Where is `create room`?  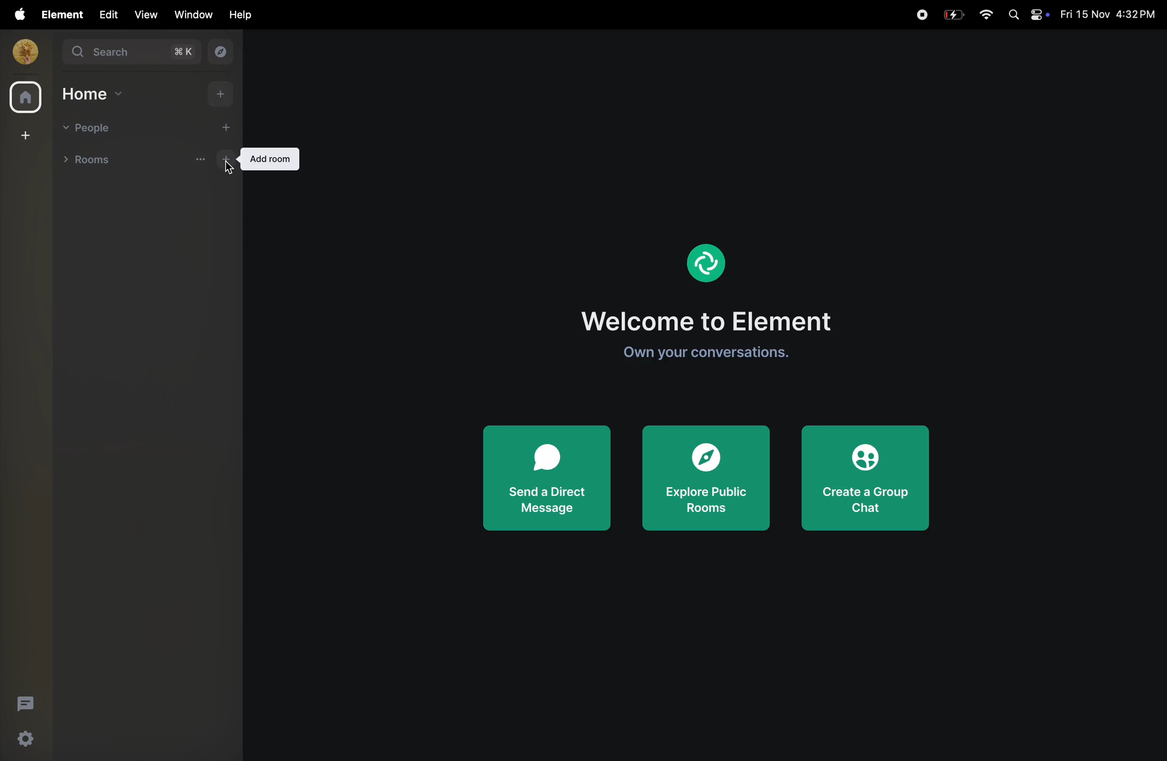
create room is located at coordinates (24, 136).